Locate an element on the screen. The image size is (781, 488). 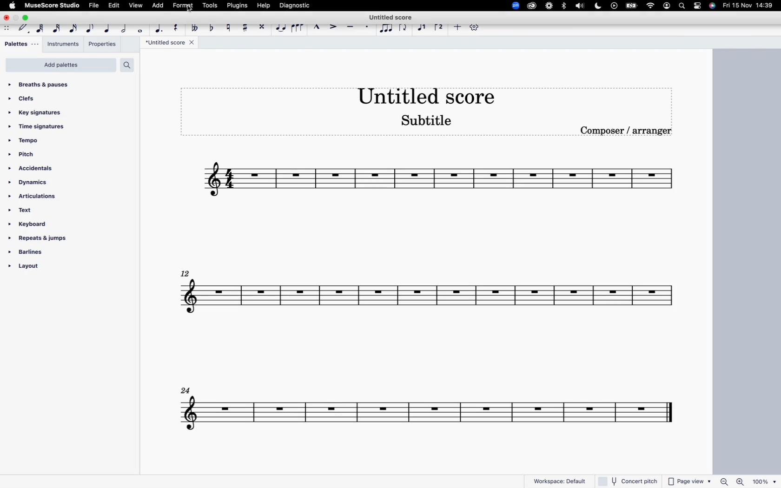
settings is located at coordinates (475, 28).